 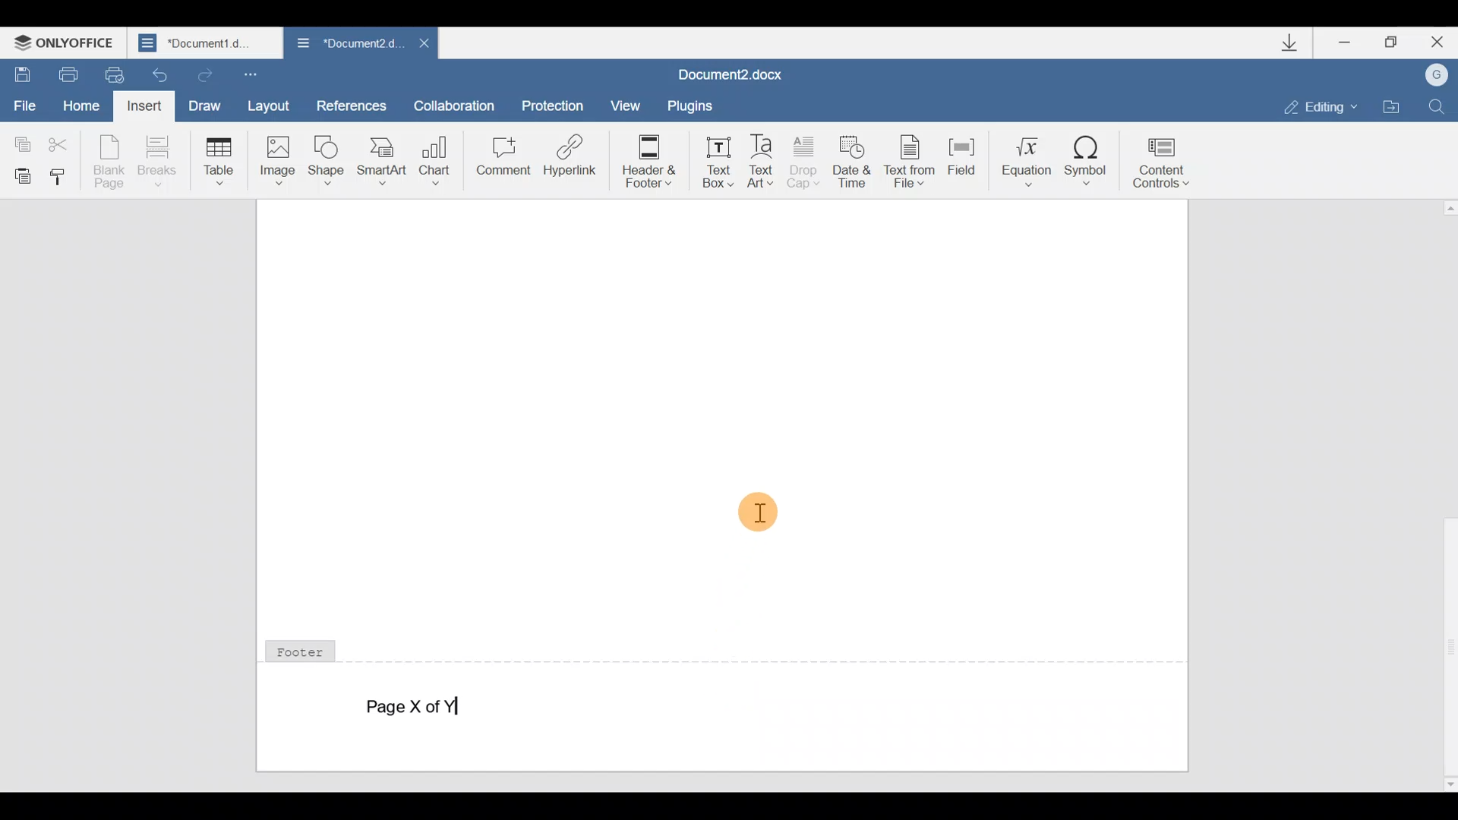 I want to click on Collaboration, so click(x=459, y=104).